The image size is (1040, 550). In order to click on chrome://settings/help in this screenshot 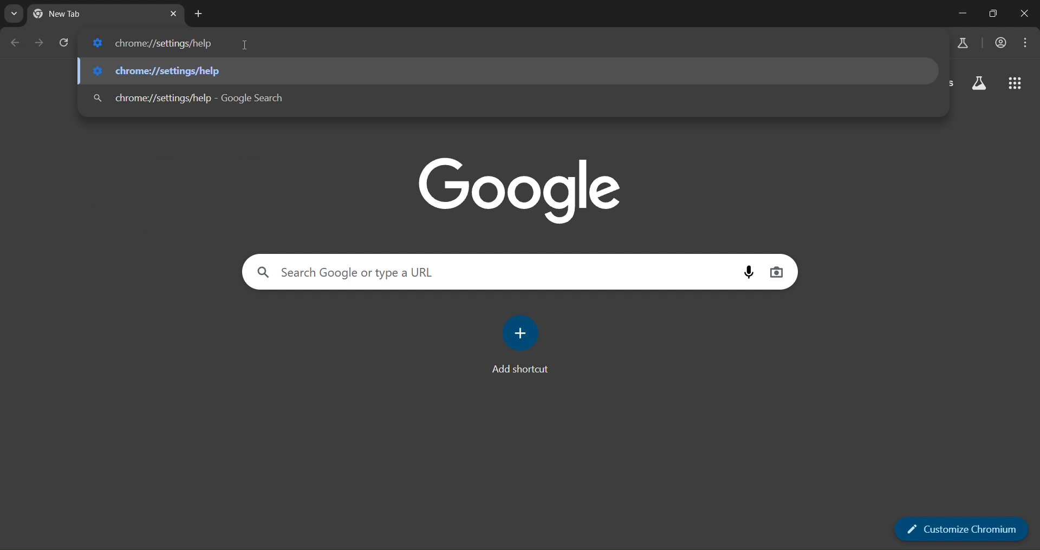, I will do `click(198, 98)`.